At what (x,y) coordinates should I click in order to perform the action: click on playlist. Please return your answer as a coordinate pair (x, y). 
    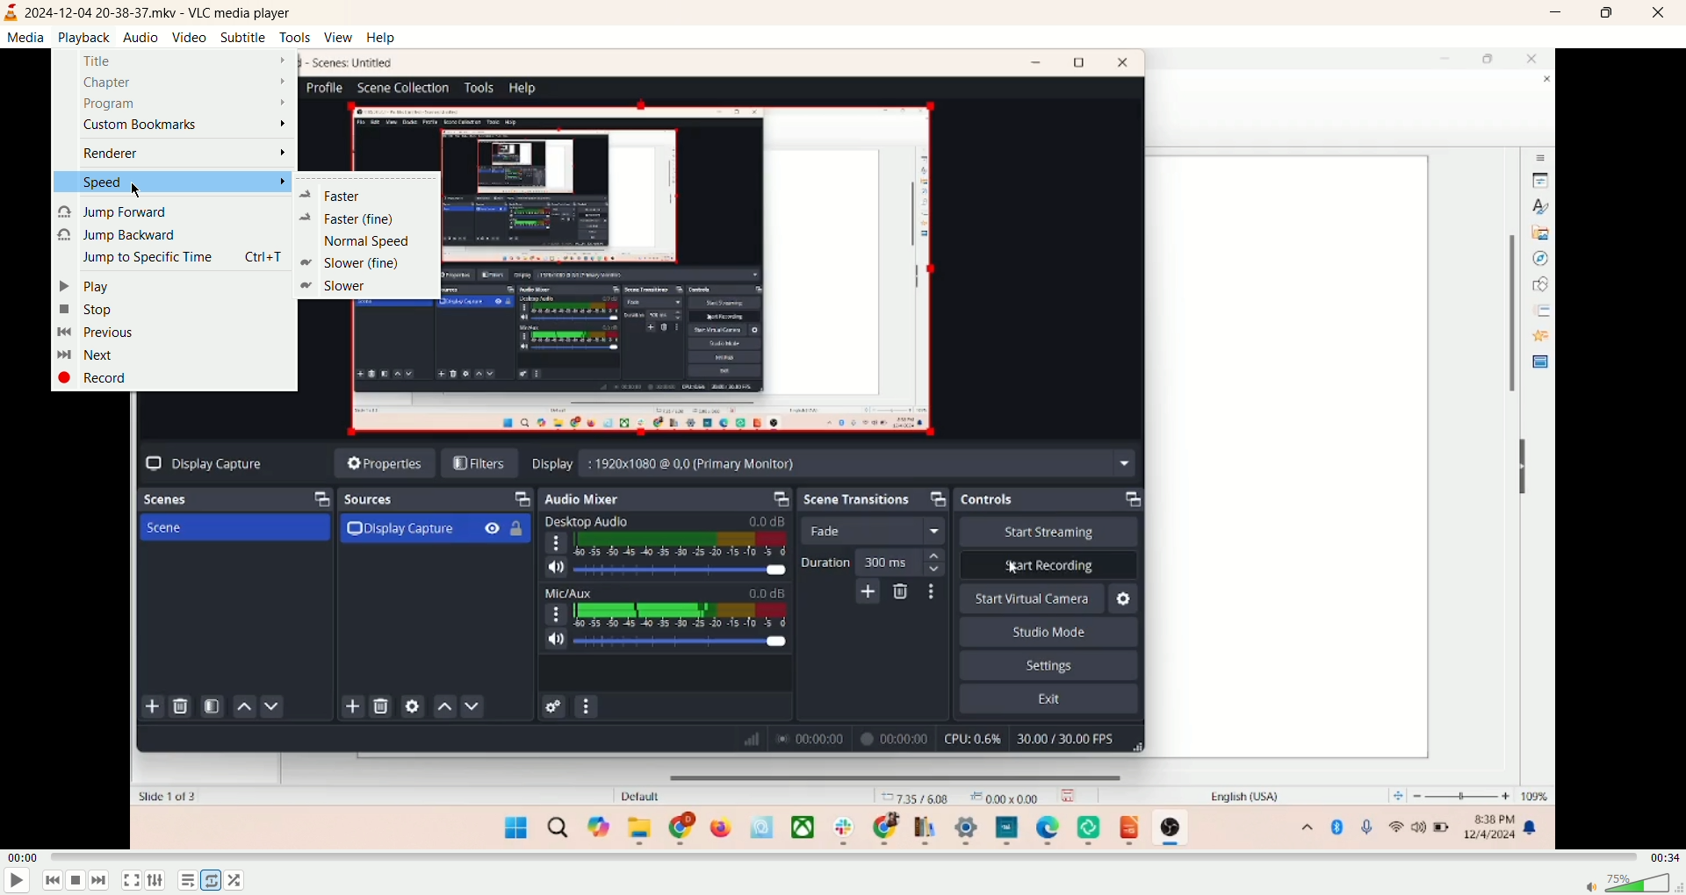
    Looking at the image, I should click on (184, 883).